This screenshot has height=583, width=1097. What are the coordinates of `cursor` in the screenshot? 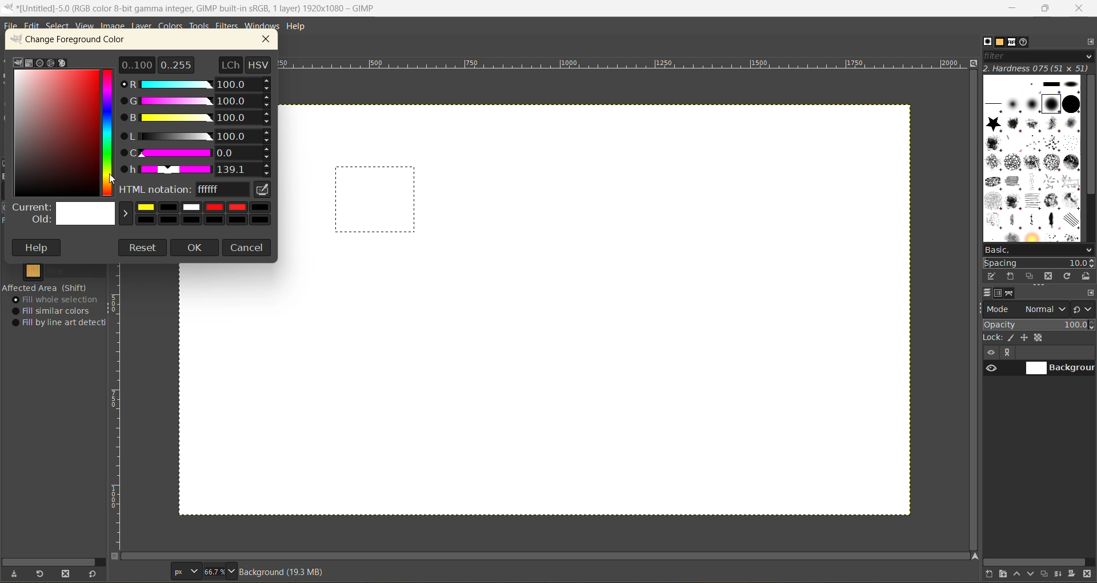 It's located at (115, 179).